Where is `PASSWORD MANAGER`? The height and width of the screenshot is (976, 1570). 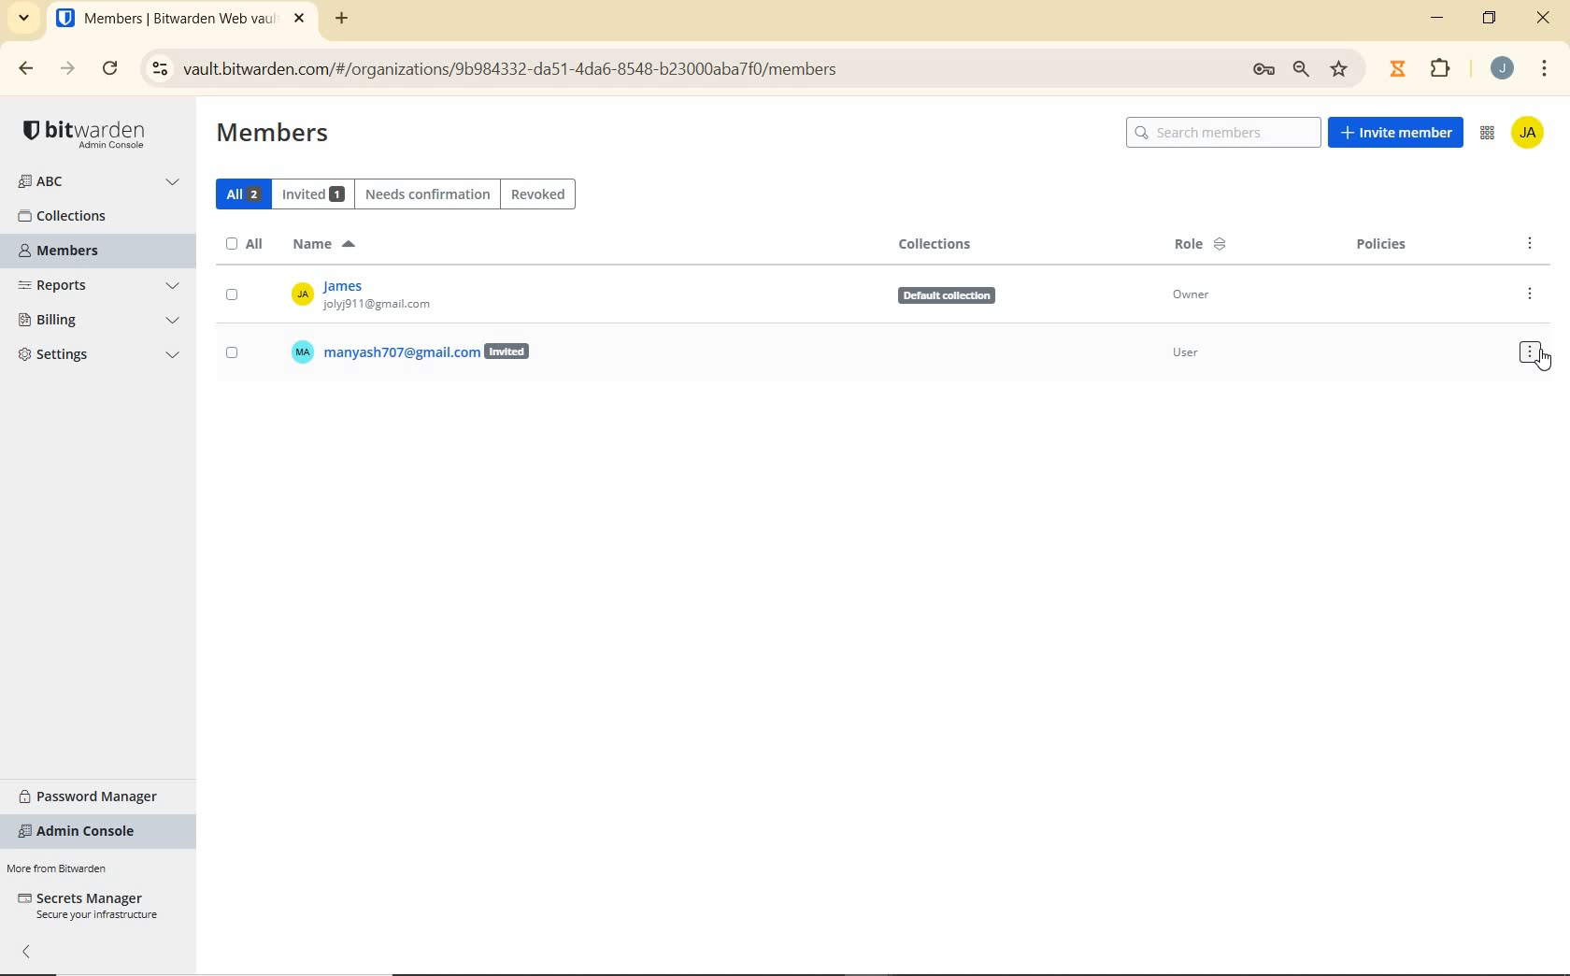 PASSWORD MANAGER is located at coordinates (96, 794).